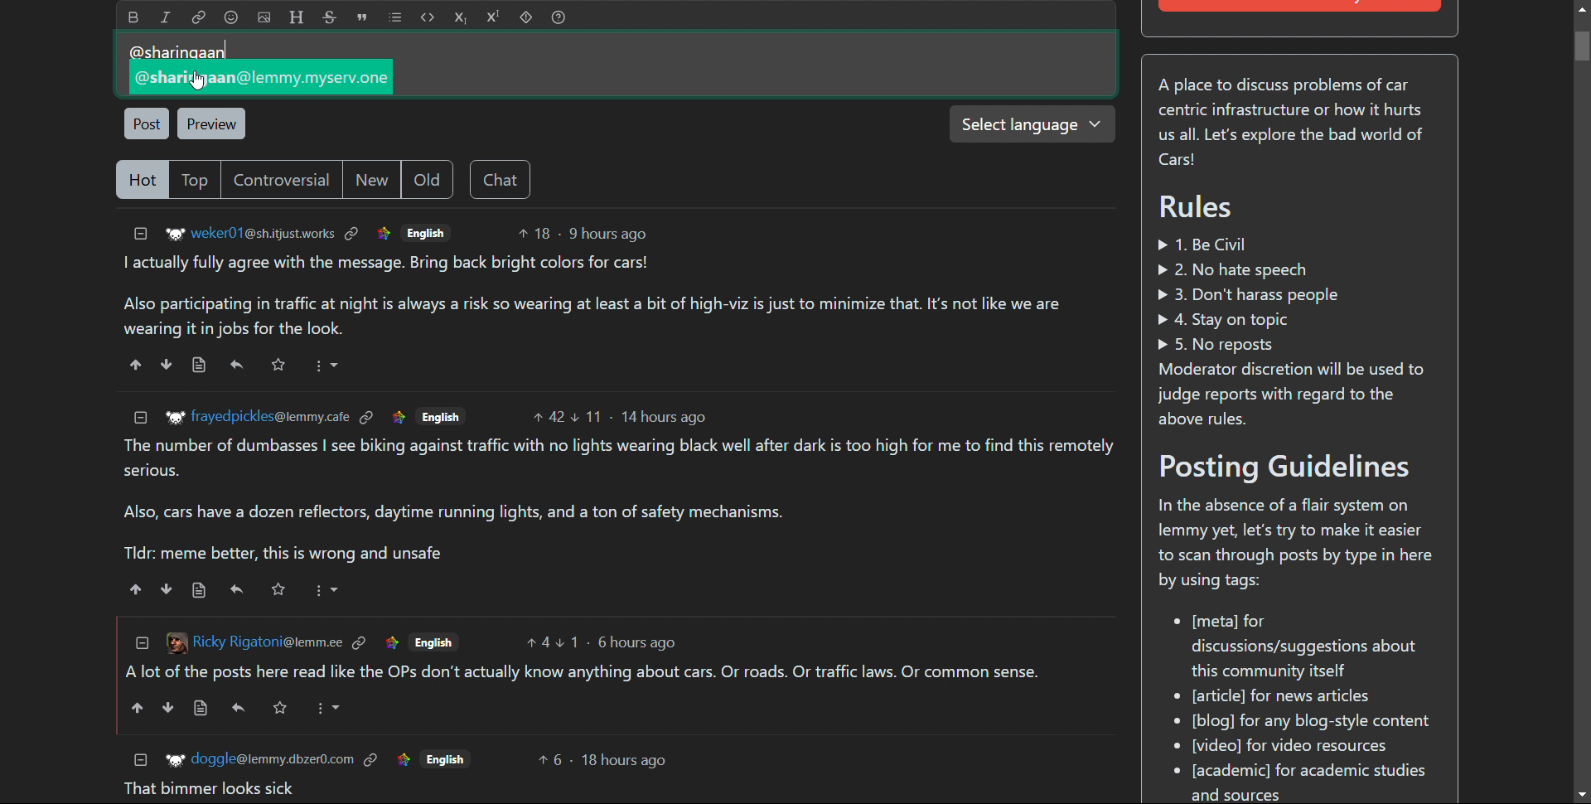 This screenshot has width=1591, height=804. I want to click on collapse, so click(141, 758).